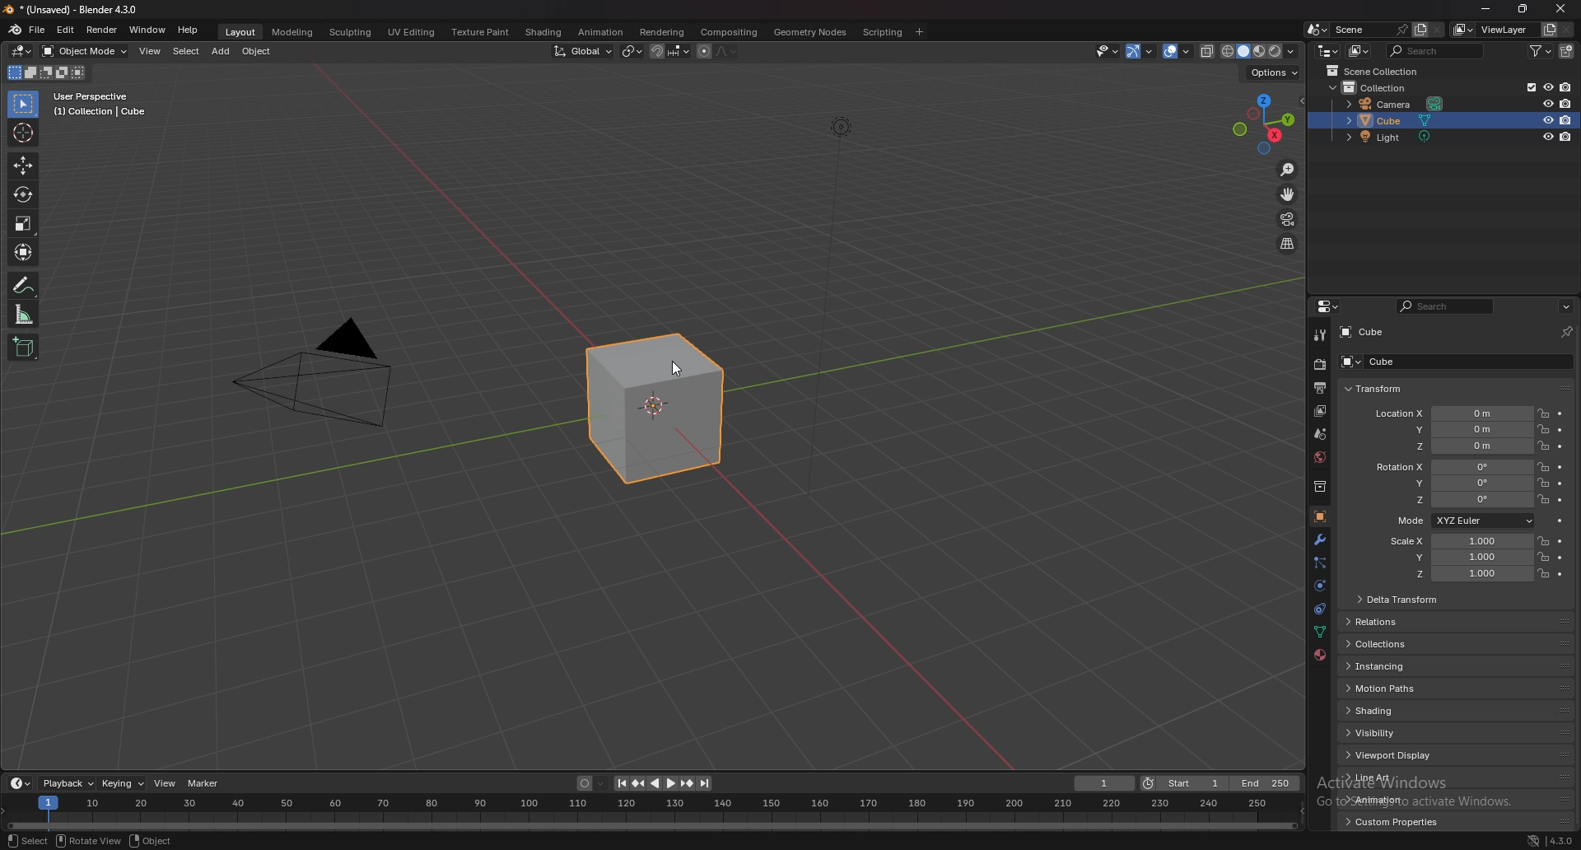  What do you see at coordinates (1453, 467) in the screenshot?
I see `rotation x` at bounding box center [1453, 467].